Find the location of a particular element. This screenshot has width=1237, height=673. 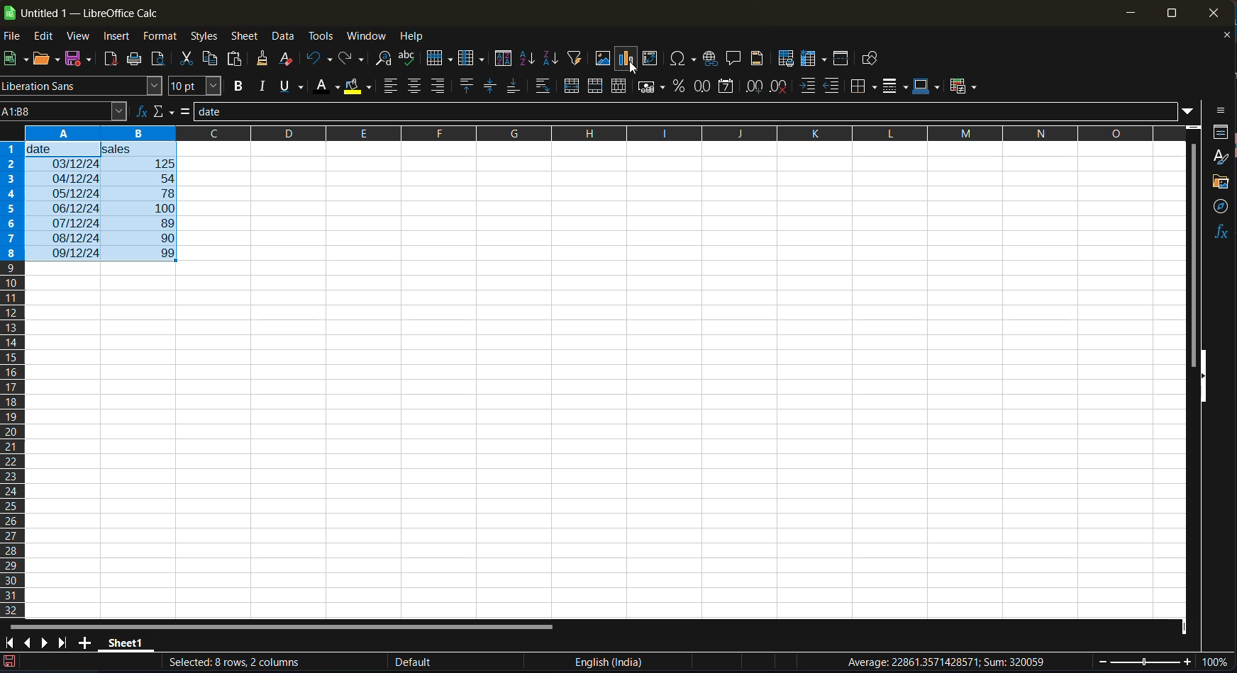

borders is located at coordinates (865, 88).